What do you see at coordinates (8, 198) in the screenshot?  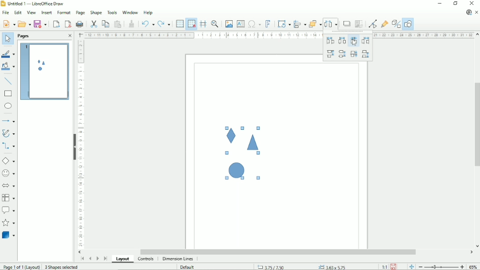 I see `Flow chart` at bounding box center [8, 198].